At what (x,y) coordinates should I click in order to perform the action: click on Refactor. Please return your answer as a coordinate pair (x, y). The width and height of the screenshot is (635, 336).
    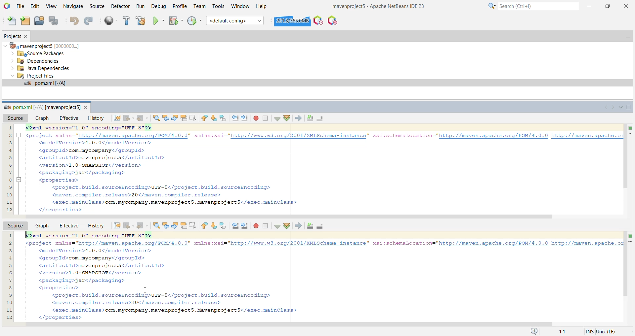
    Looking at the image, I should click on (120, 6).